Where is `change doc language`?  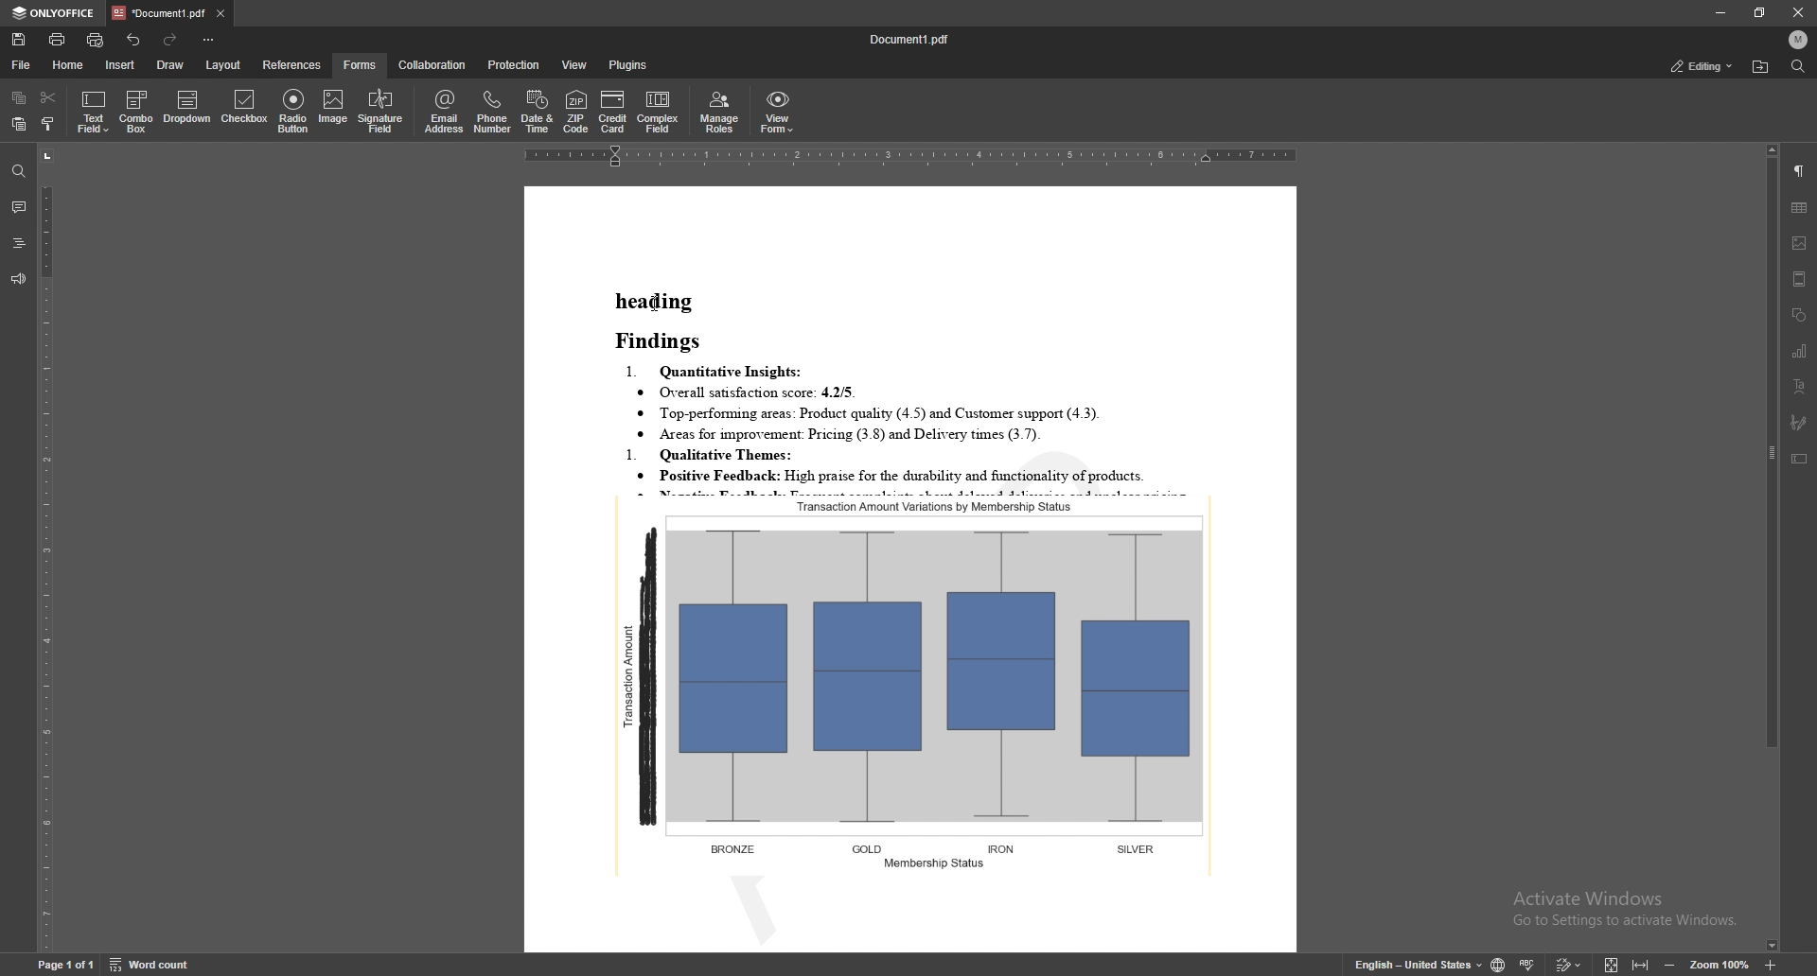
change doc language is located at coordinates (1497, 964).